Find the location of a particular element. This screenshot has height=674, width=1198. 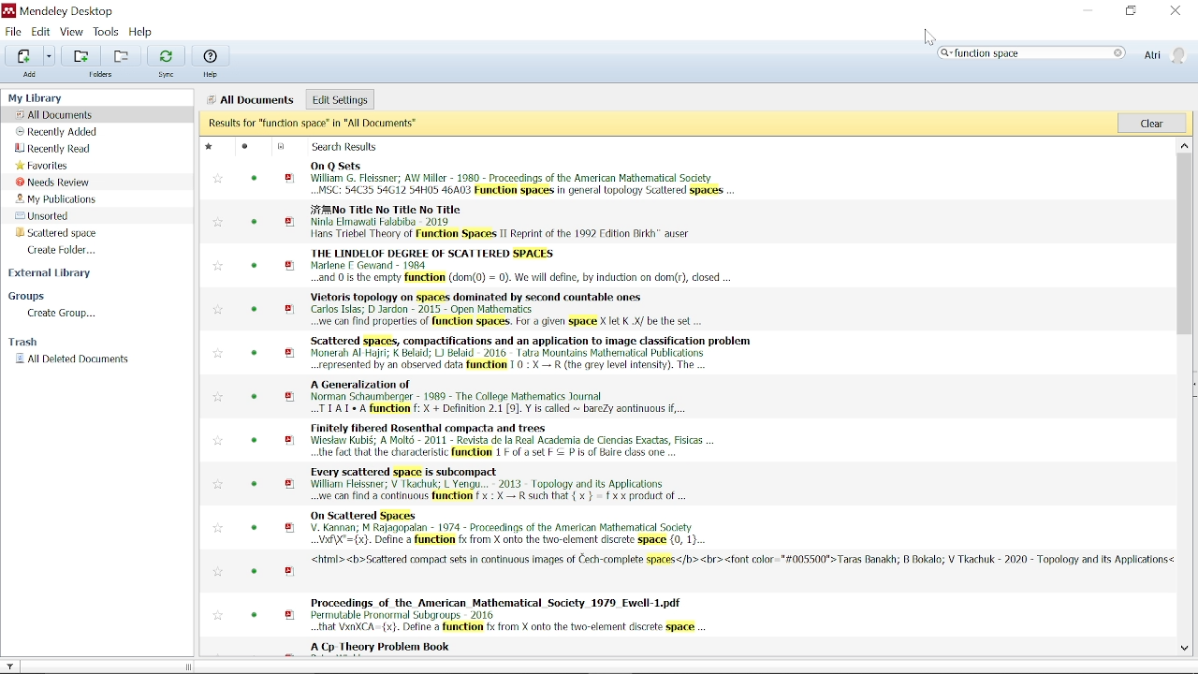

Every scattered space is subcompact William Fs Thad Yeh 2013  Toplogy and ts AppctonsTe con ind 2 Continous GHRION {+X = R eh Ho (x = rex product of is located at coordinates (708, 484).